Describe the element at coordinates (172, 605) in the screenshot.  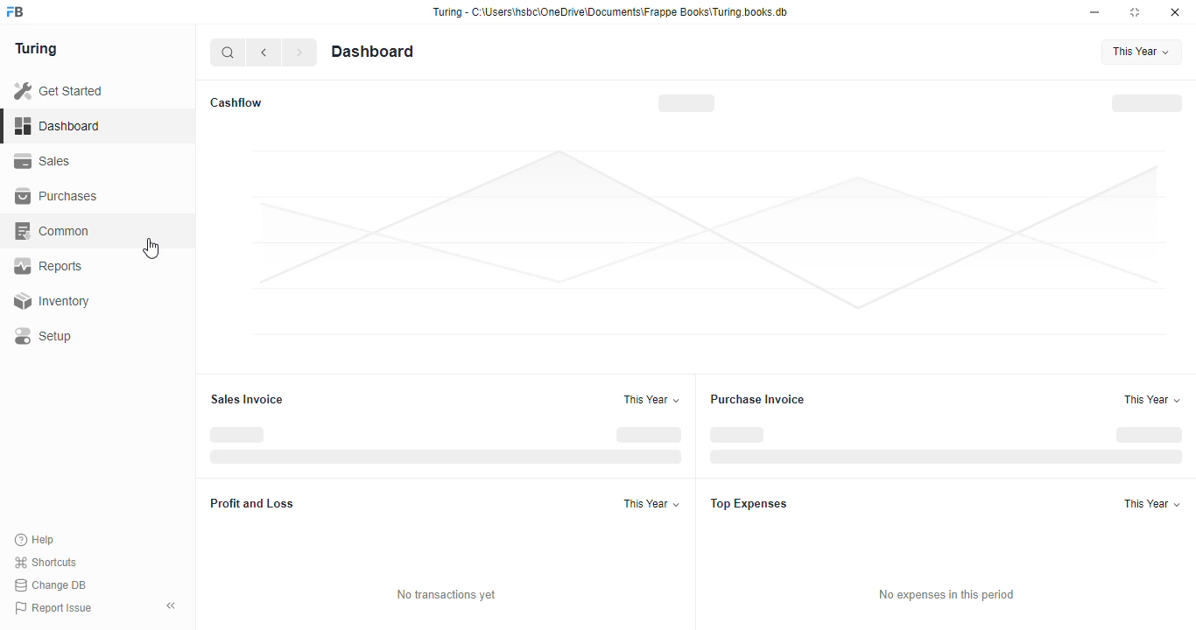
I see `toggle sidebar` at that location.